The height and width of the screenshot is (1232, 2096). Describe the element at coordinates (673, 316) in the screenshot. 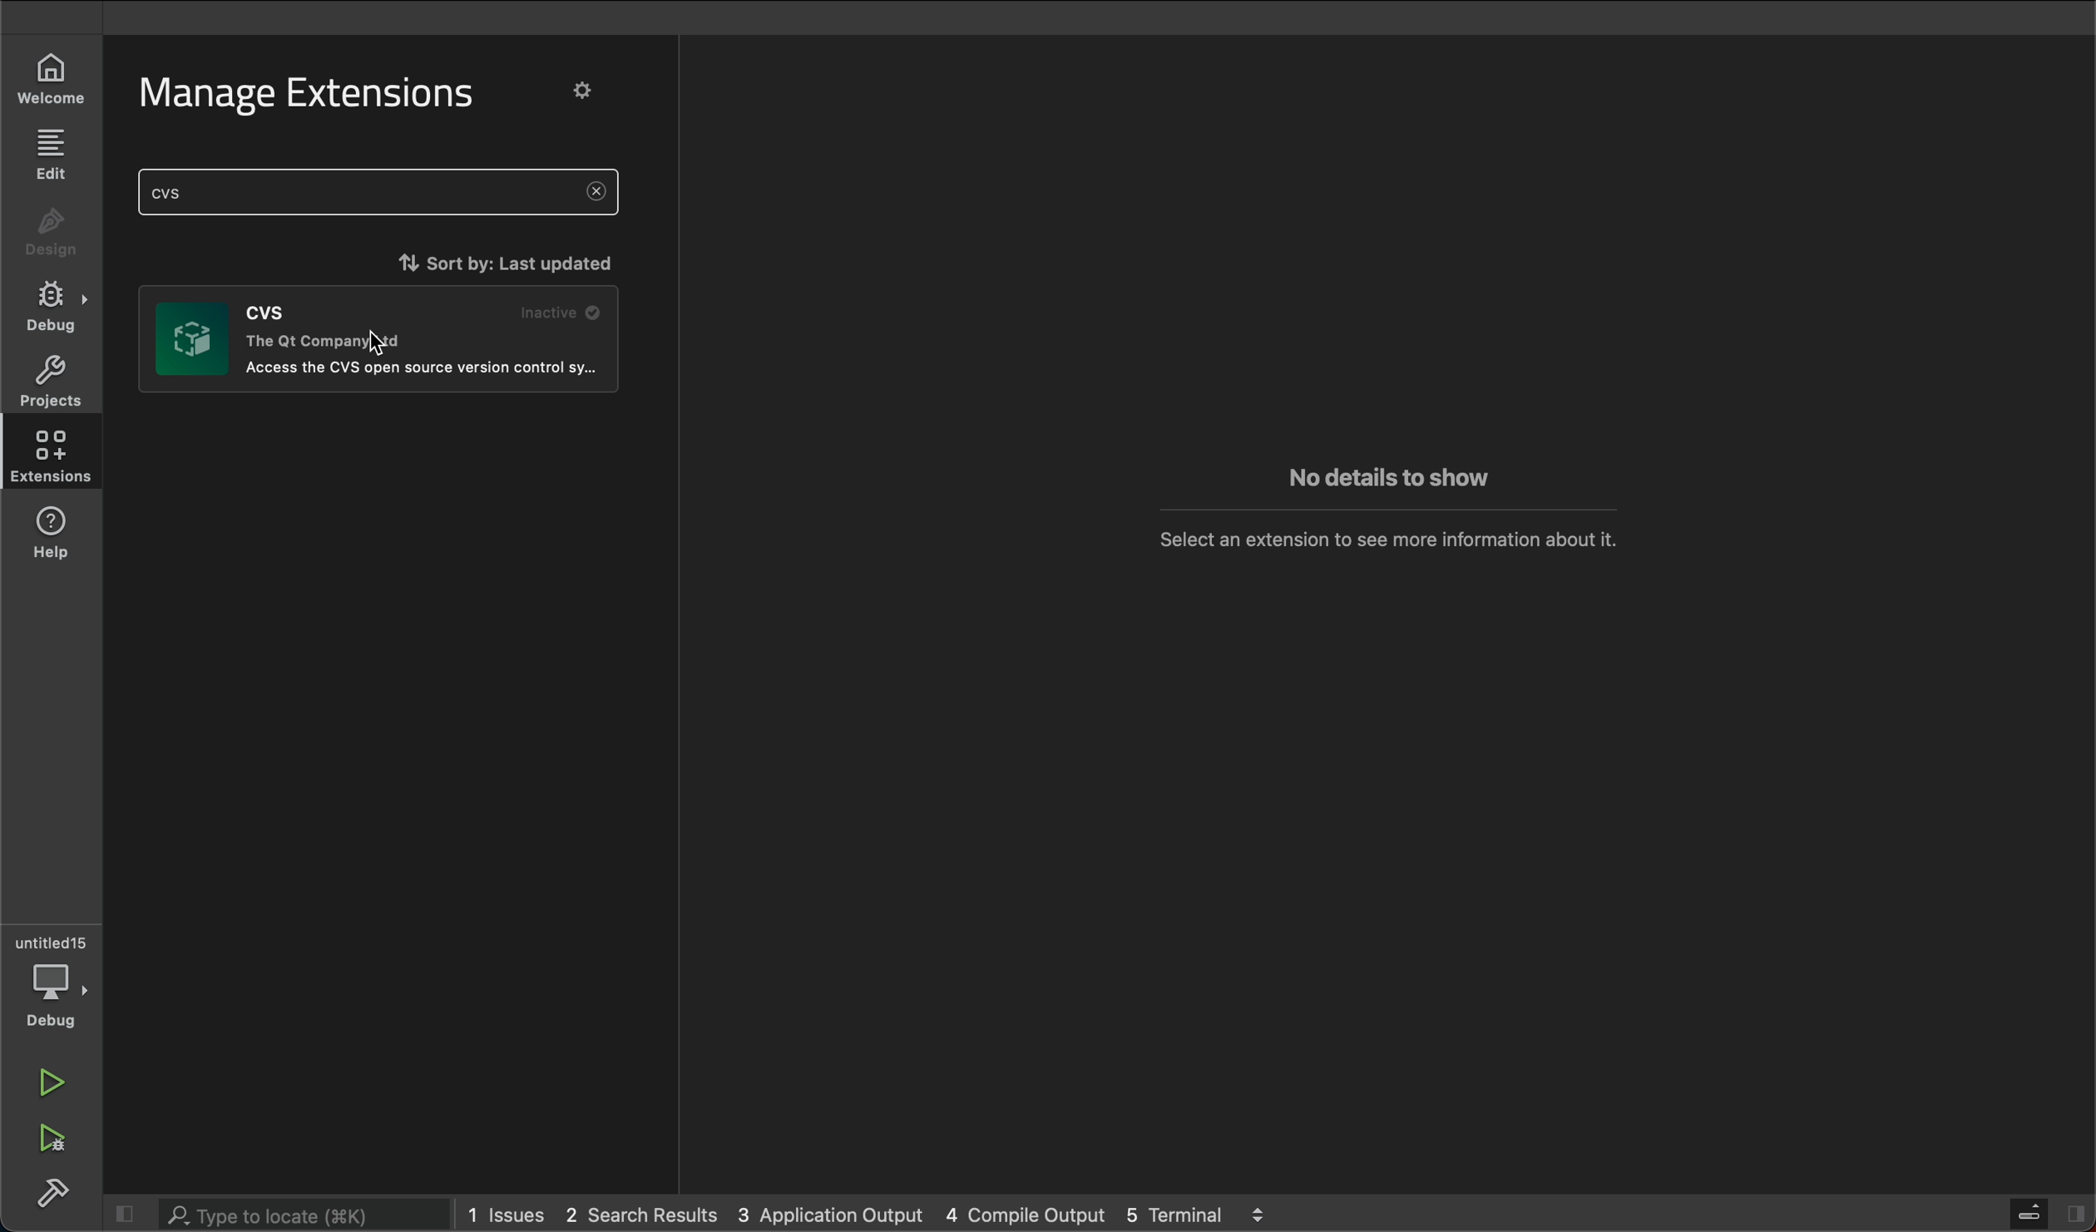

I see `scrollbar` at that location.